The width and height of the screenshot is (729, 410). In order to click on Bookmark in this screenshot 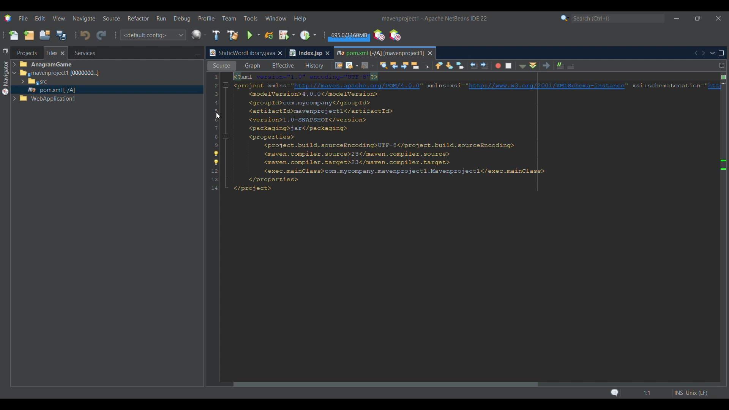, I will do `click(723, 91)`.